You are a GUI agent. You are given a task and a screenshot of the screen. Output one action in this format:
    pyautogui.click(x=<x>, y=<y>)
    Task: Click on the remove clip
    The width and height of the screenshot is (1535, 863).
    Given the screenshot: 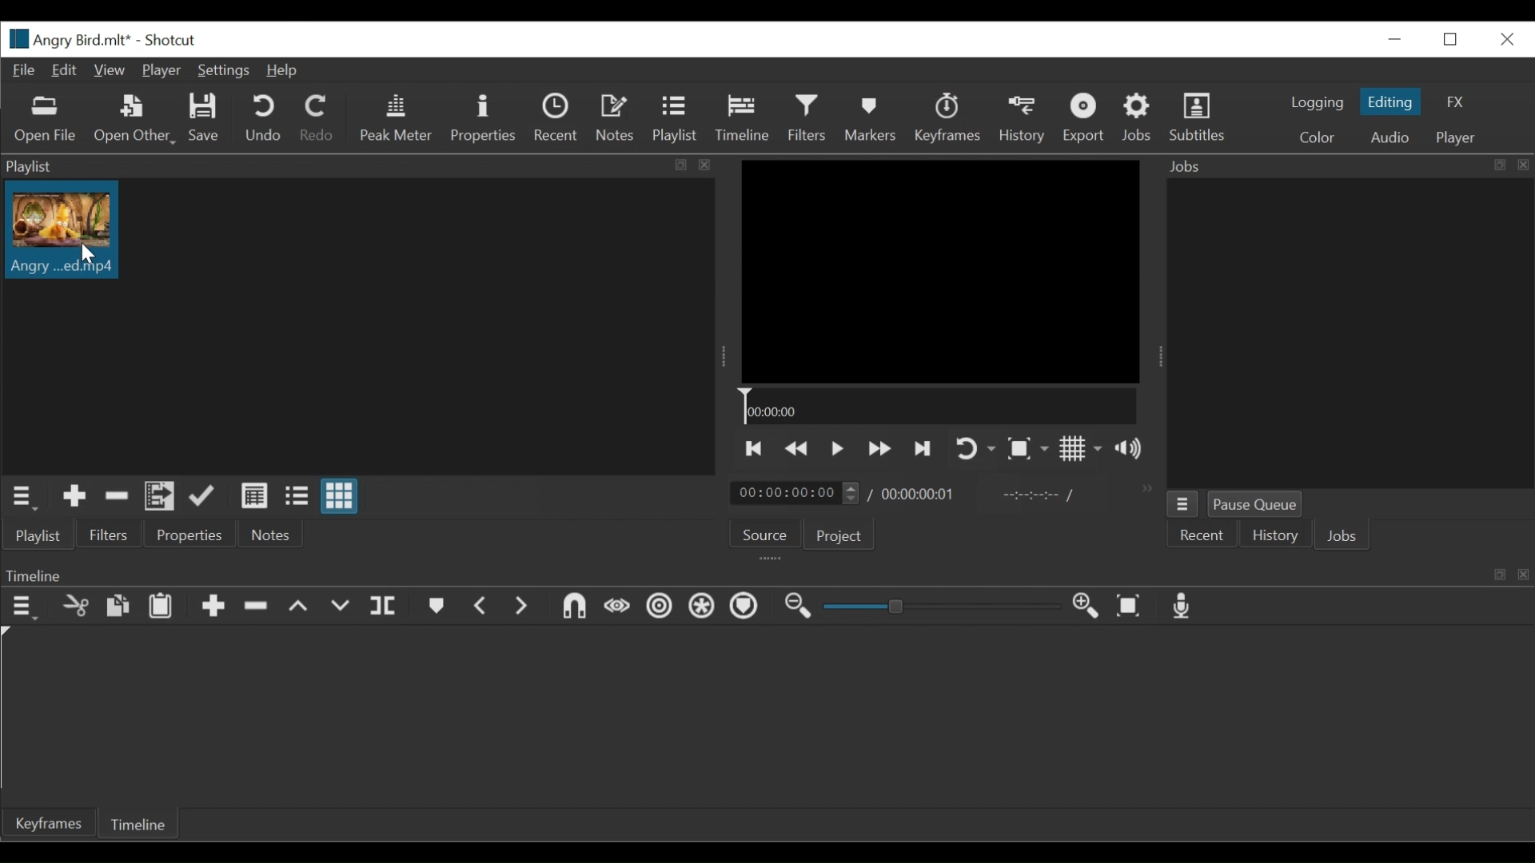 What is the action you would take?
    pyautogui.click(x=261, y=606)
    